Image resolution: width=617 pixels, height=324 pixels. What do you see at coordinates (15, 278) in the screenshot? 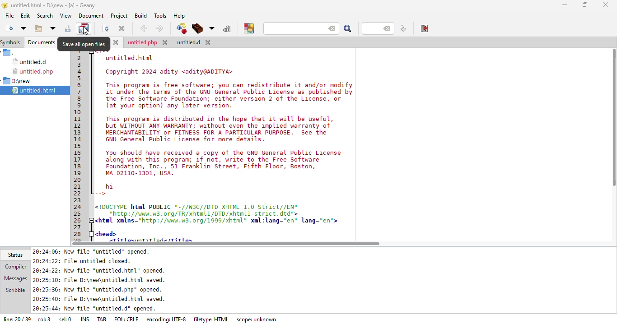
I see `messages` at bounding box center [15, 278].